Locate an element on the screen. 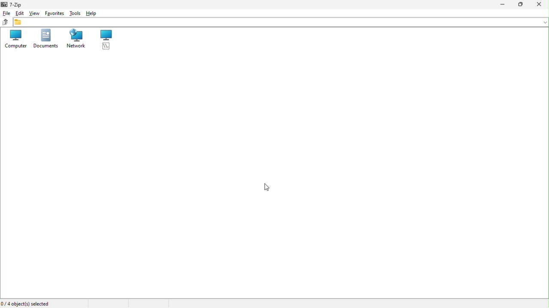 The image size is (549, 308). Edit is located at coordinates (19, 12).